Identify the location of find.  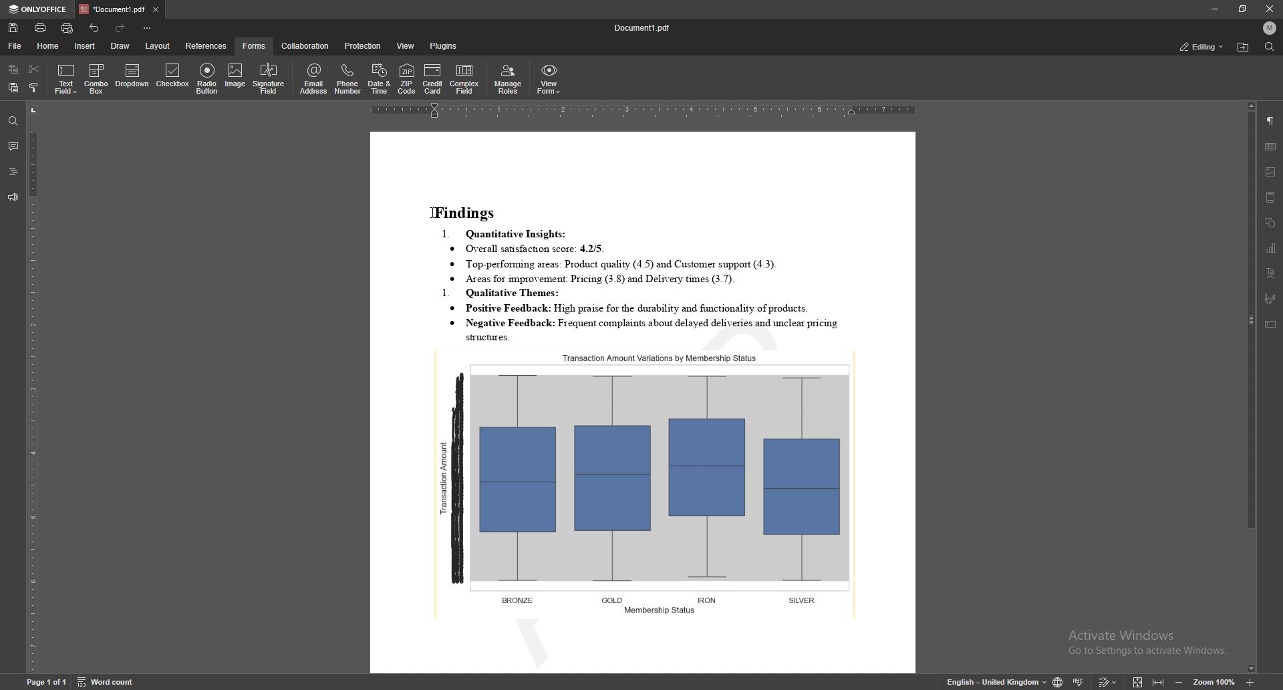
(12, 122).